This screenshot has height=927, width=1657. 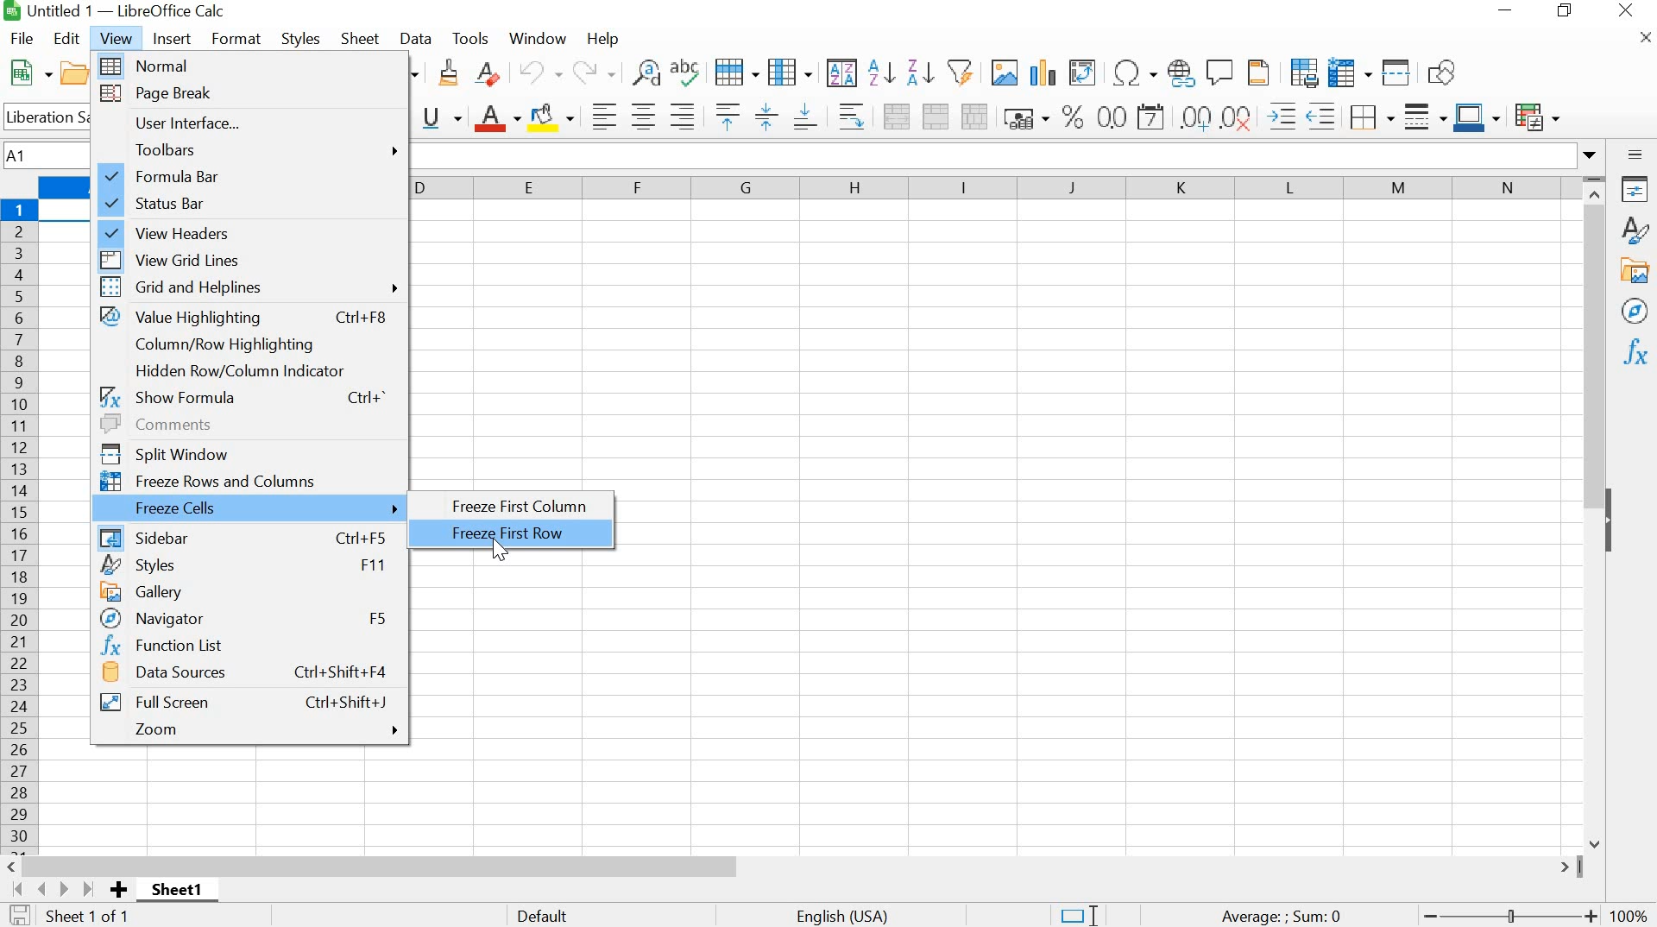 What do you see at coordinates (246, 618) in the screenshot?
I see `NAVIGATOR` at bounding box center [246, 618].